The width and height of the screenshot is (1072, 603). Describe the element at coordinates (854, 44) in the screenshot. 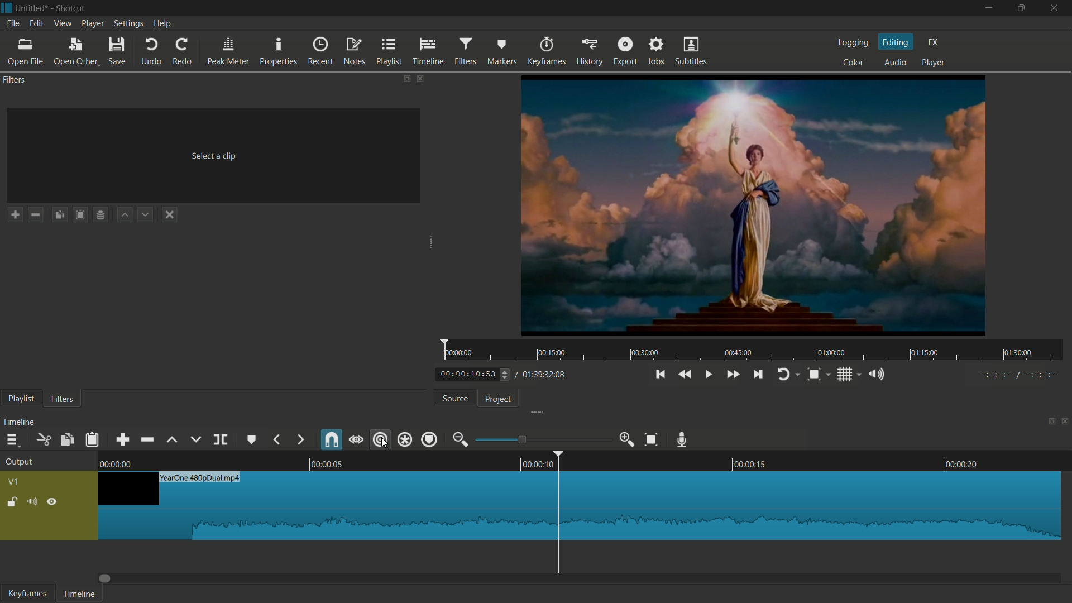

I see `logging` at that location.